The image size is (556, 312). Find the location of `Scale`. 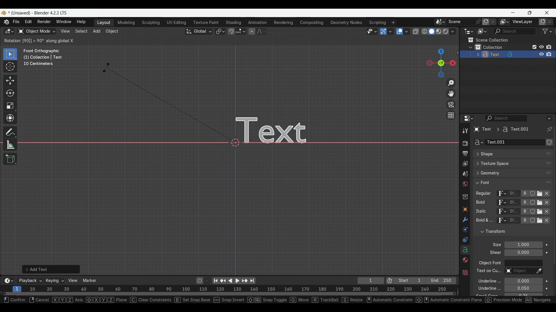

Scale is located at coordinates (10, 106).